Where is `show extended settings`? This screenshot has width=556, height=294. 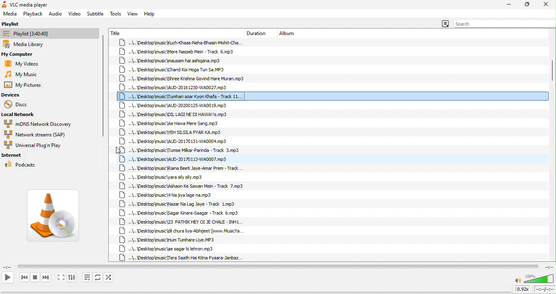 show extended settings is located at coordinates (72, 278).